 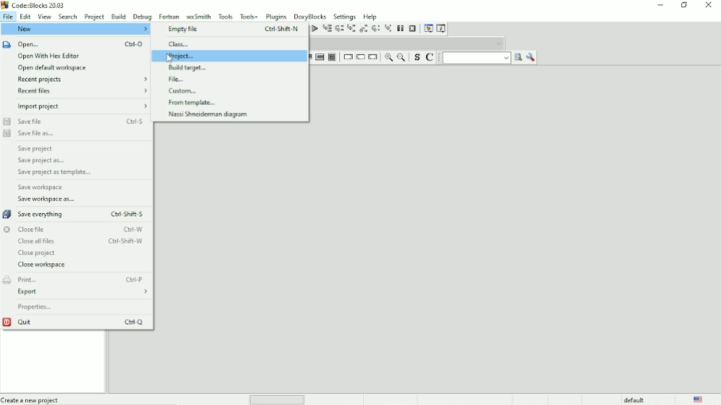 I want to click on Settings, so click(x=345, y=16).